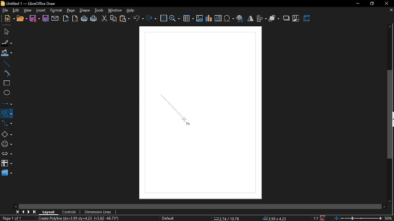 Image resolution: width=394 pixels, height=221 pixels. What do you see at coordinates (261, 18) in the screenshot?
I see `align` at bounding box center [261, 18].